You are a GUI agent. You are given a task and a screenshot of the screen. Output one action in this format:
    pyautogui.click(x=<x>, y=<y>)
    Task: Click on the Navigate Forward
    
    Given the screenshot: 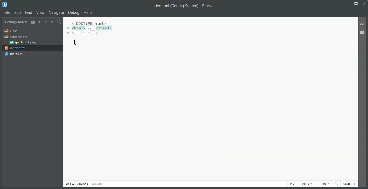 What is the action you would take?
    pyautogui.click(x=46, y=22)
    